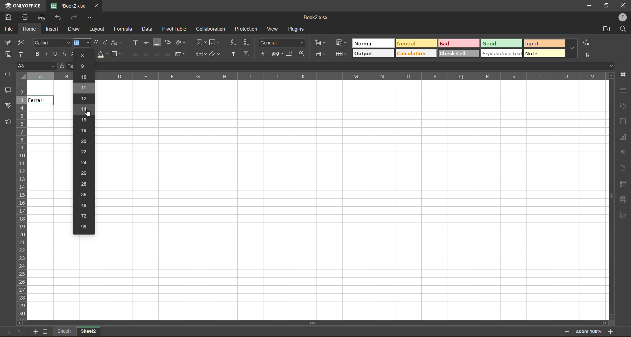 The image size is (631, 337). What do you see at coordinates (97, 29) in the screenshot?
I see `layout` at bounding box center [97, 29].